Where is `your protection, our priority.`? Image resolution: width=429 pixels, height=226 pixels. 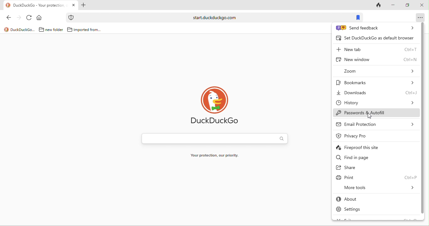 your protection, our priority. is located at coordinates (217, 156).